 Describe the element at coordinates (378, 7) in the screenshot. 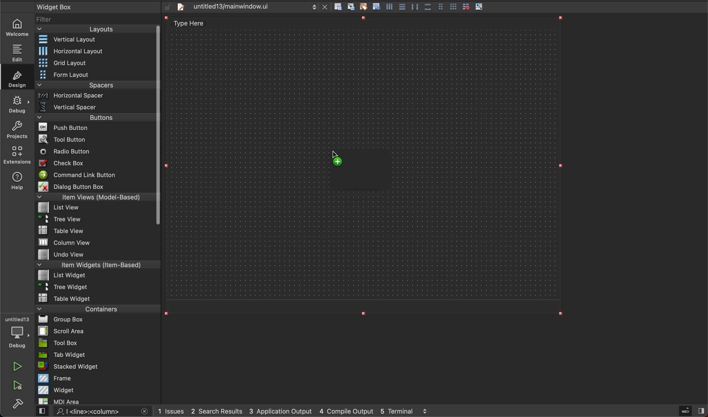

I see `vertical` at that location.